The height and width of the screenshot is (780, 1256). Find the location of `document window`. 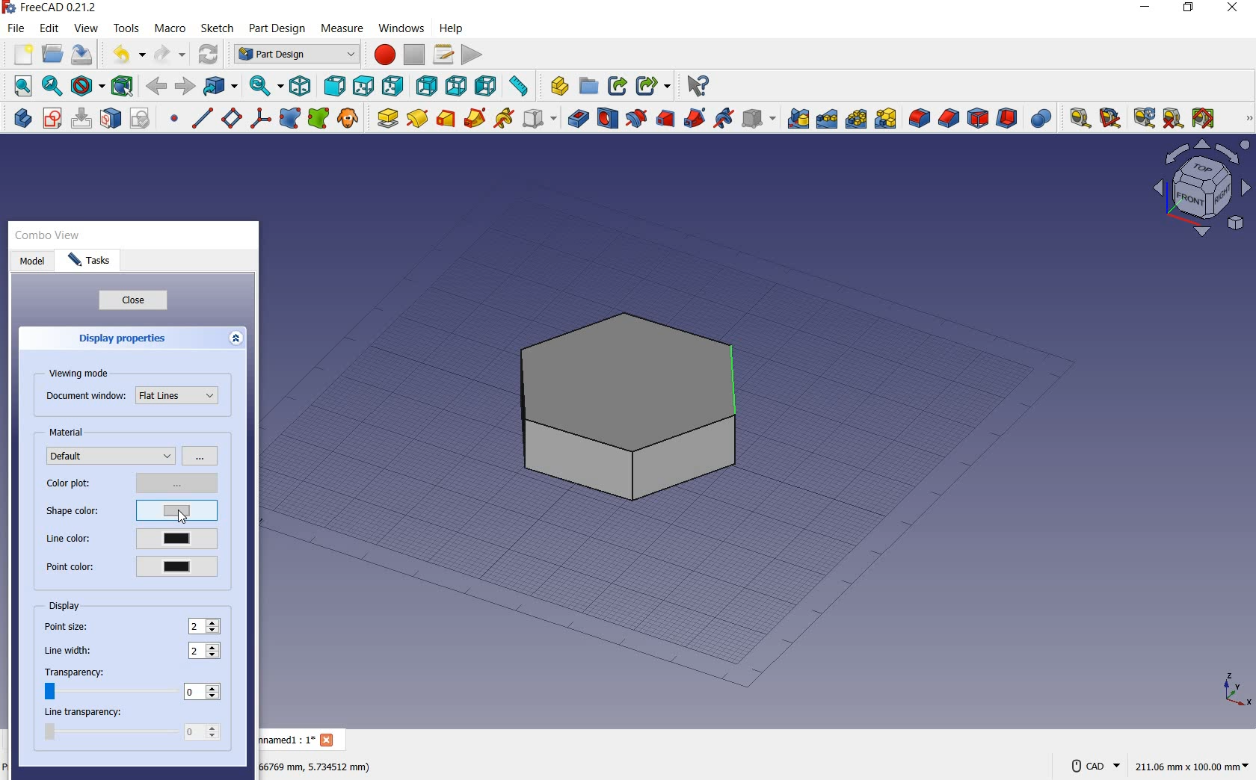

document window is located at coordinates (83, 395).